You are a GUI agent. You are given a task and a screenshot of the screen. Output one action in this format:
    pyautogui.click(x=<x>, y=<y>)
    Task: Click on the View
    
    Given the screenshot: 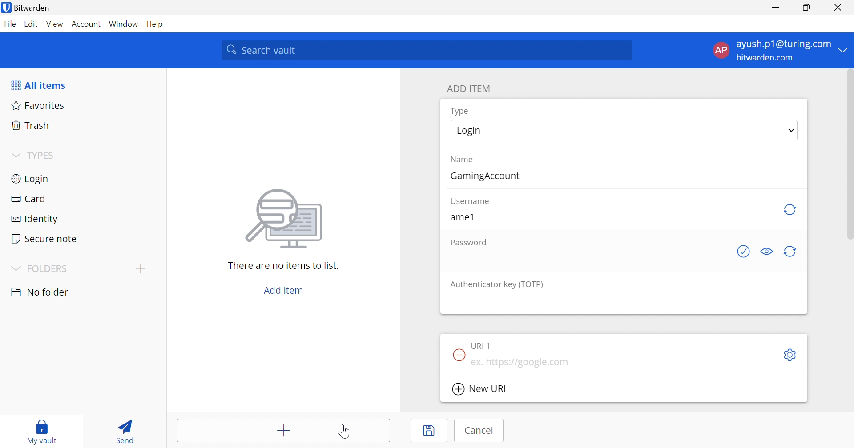 What is the action you would take?
    pyautogui.click(x=56, y=24)
    